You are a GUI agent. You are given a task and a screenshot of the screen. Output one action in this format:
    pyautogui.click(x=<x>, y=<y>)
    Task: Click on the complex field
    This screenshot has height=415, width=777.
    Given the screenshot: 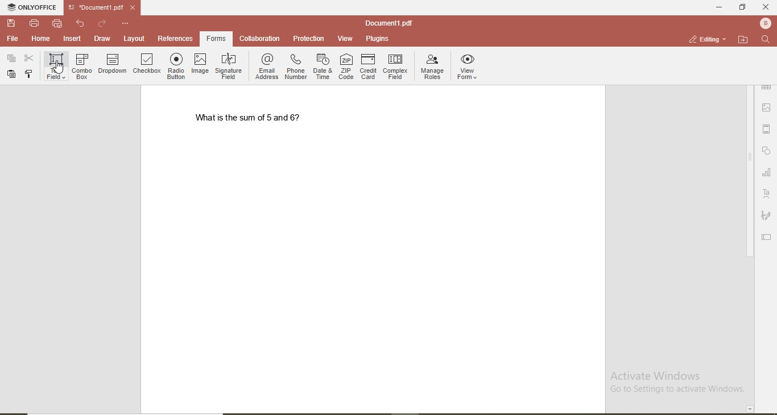 What is the action you would take?
    pyautogui.click(x=398, y=67)
    